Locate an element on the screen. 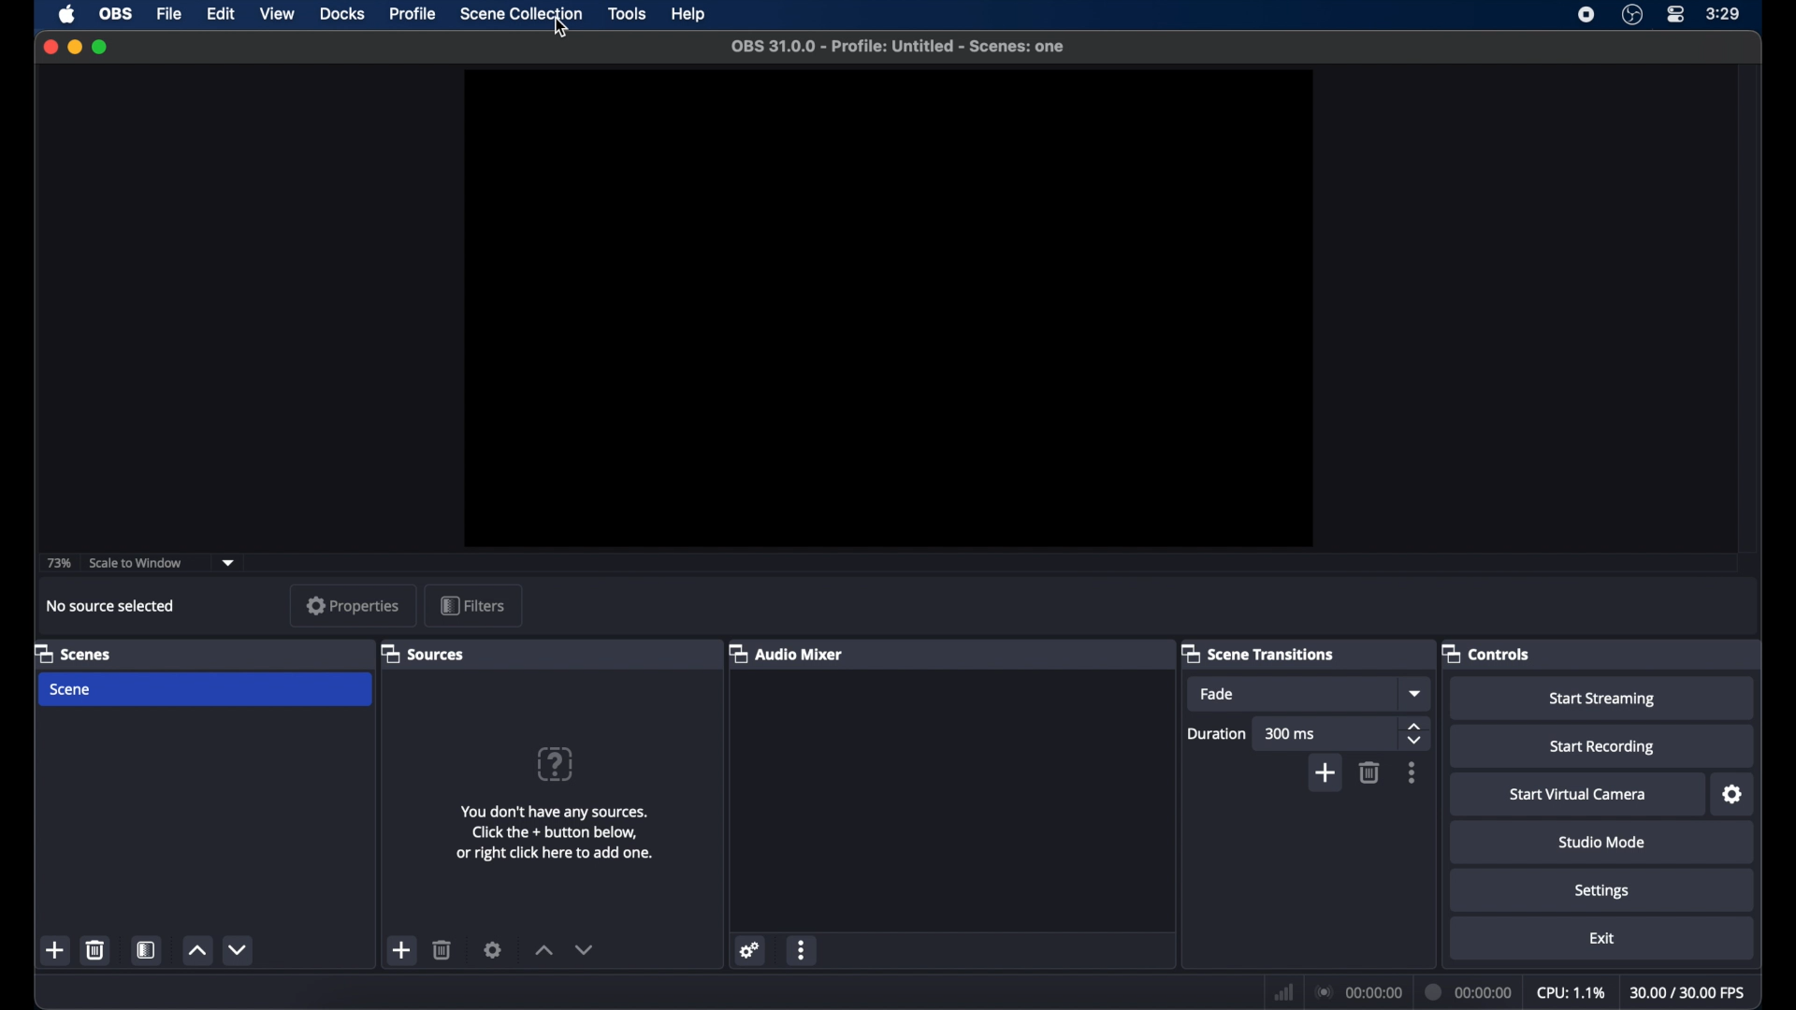 This screenshot has width=1796, height=1010. cpu is located at coordinates (1571, 991).